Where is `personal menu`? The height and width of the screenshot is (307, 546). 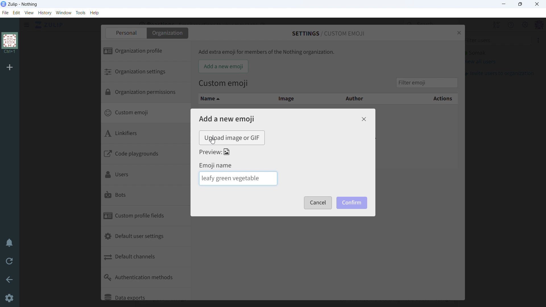
personal menu is located at coordinates (533, 25).